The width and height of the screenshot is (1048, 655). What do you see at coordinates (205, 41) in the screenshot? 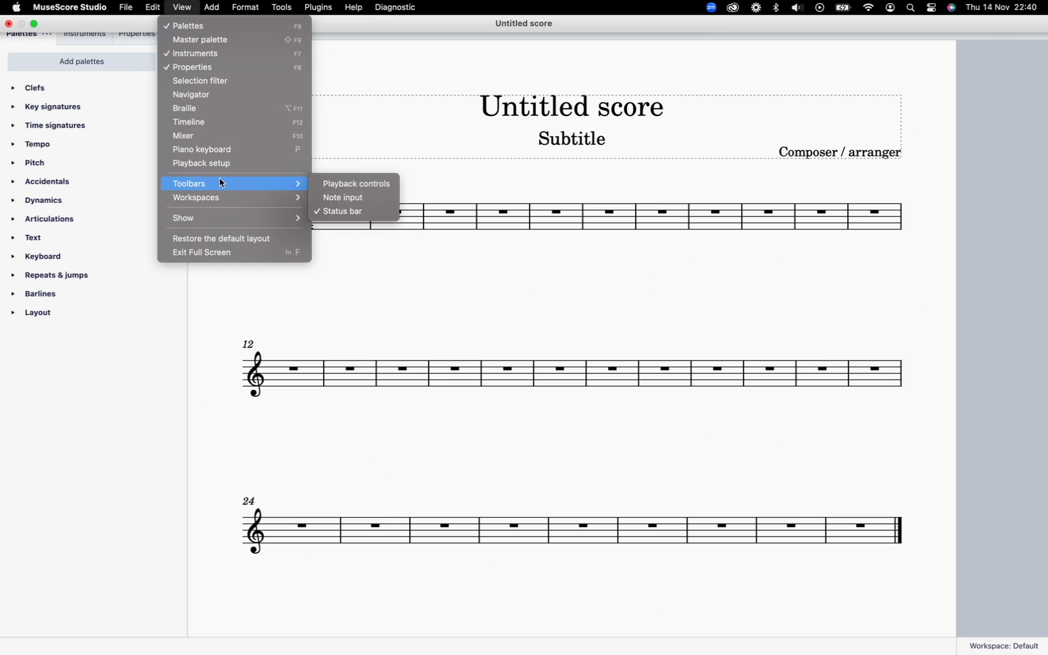
I see `master palette` at bounding box center [205, 41].